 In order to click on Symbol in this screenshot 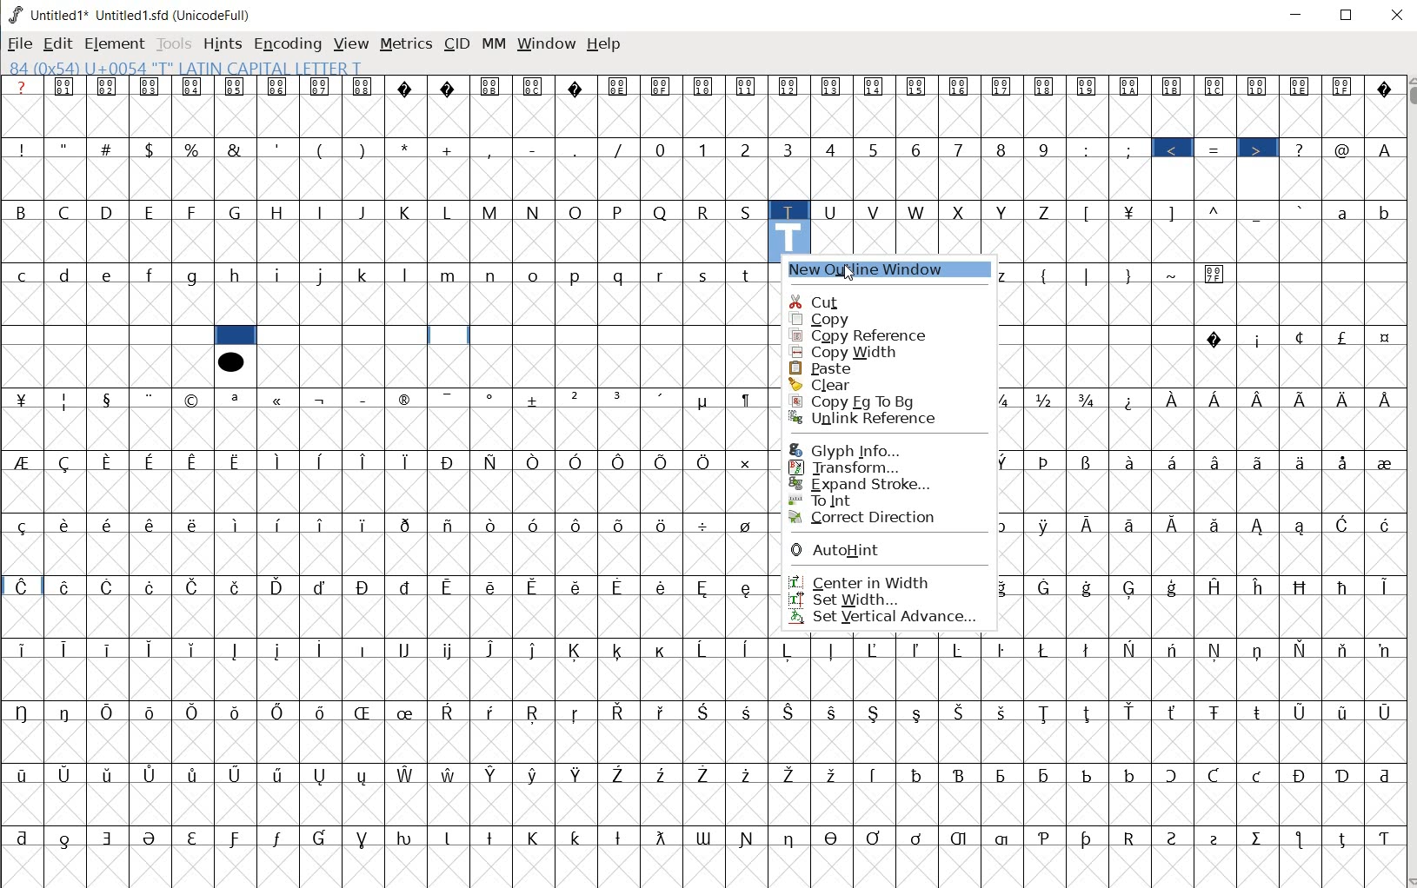, I will do `click(191, 86)`.